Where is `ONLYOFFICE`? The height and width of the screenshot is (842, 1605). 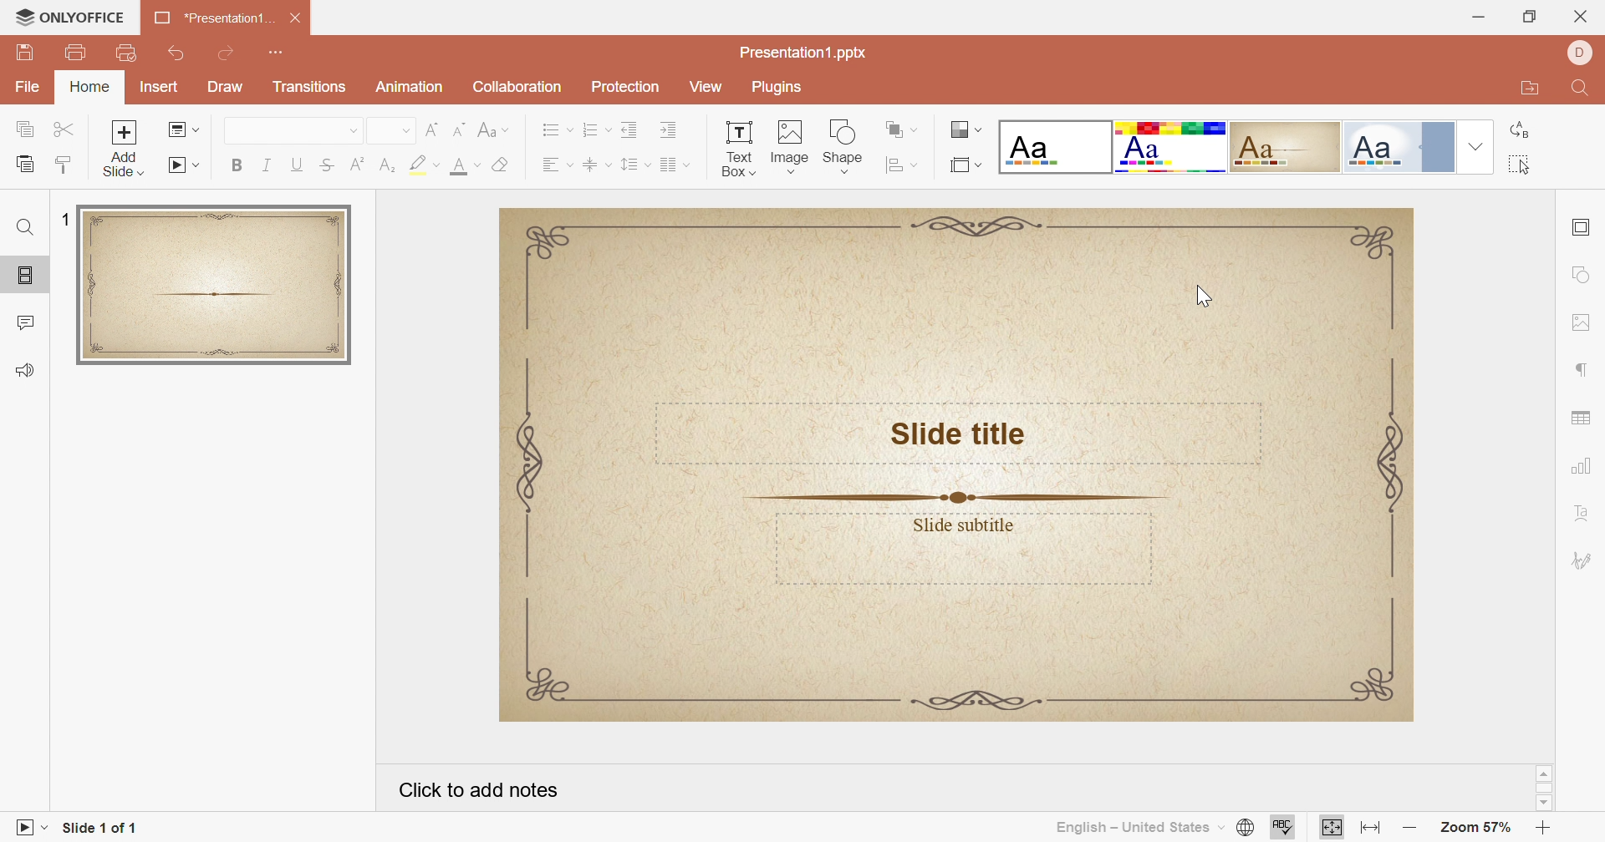 ONLYOFFICE is located at coordinates (65, 17).